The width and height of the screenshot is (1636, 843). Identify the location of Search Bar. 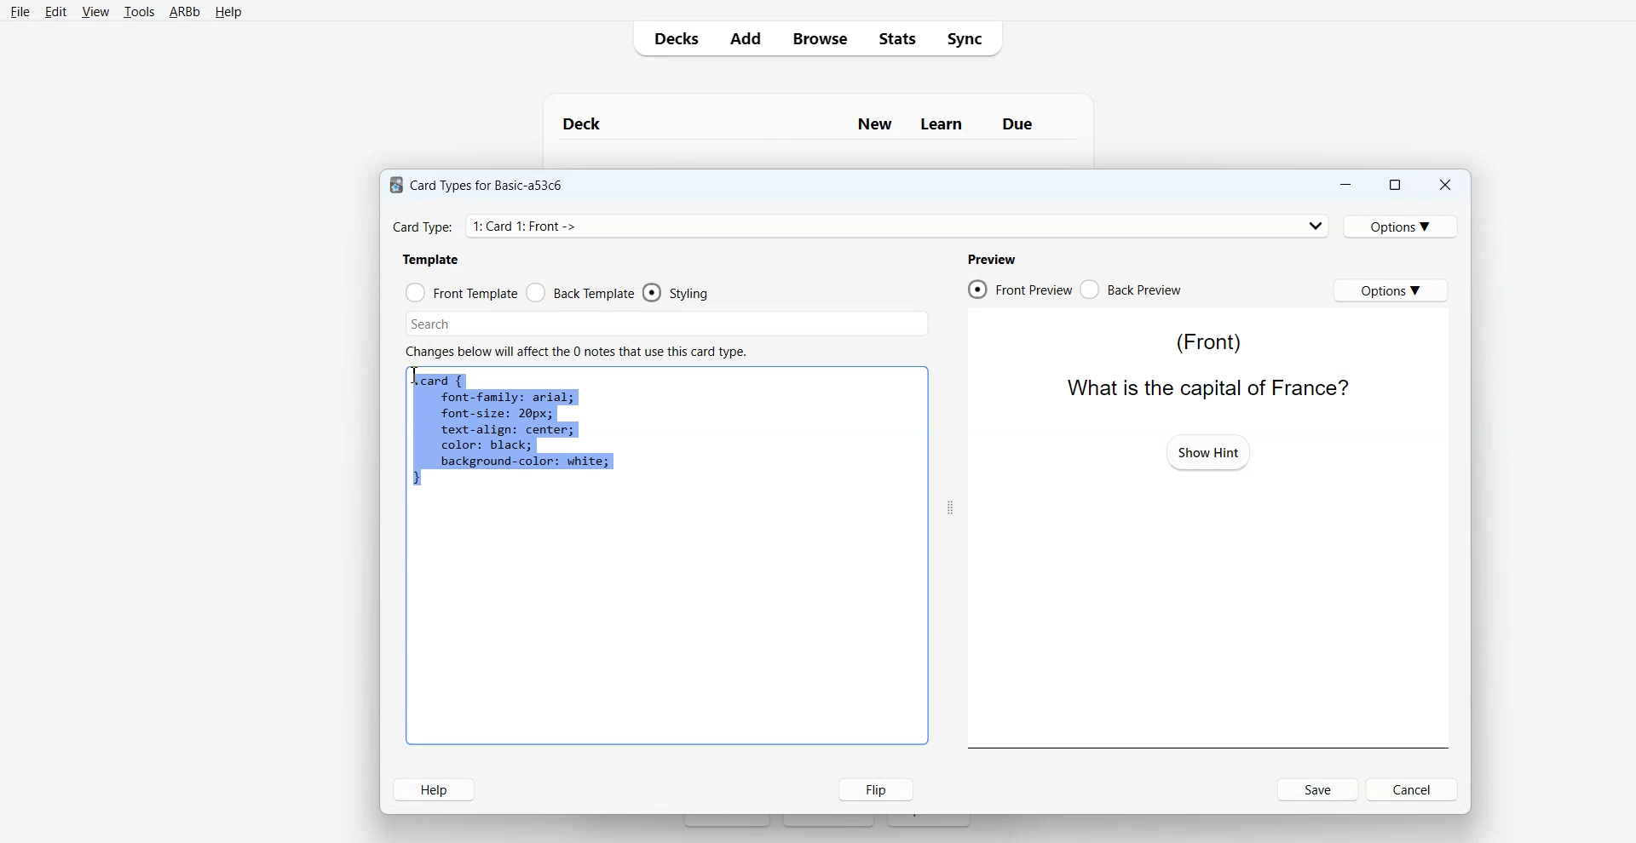
(667, 324).